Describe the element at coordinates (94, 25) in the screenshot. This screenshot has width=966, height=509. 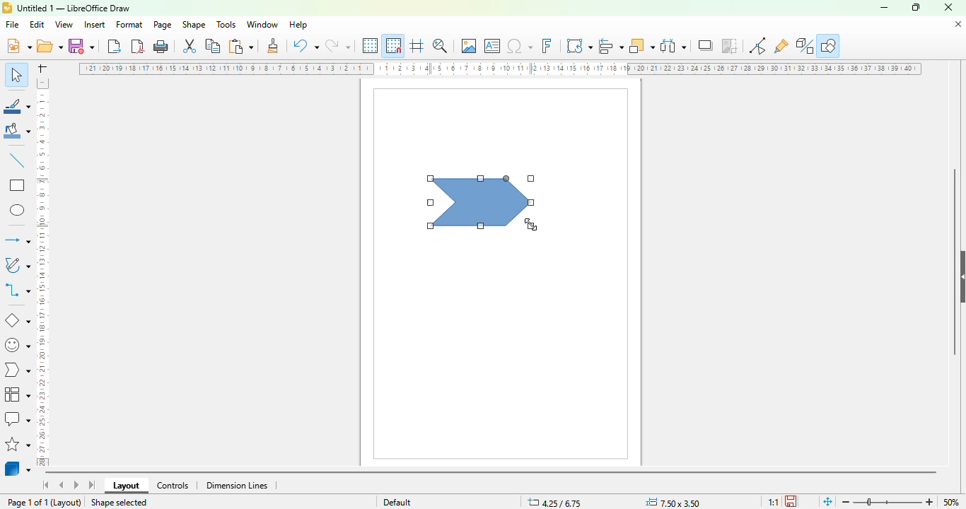
I see `insert` at that location.